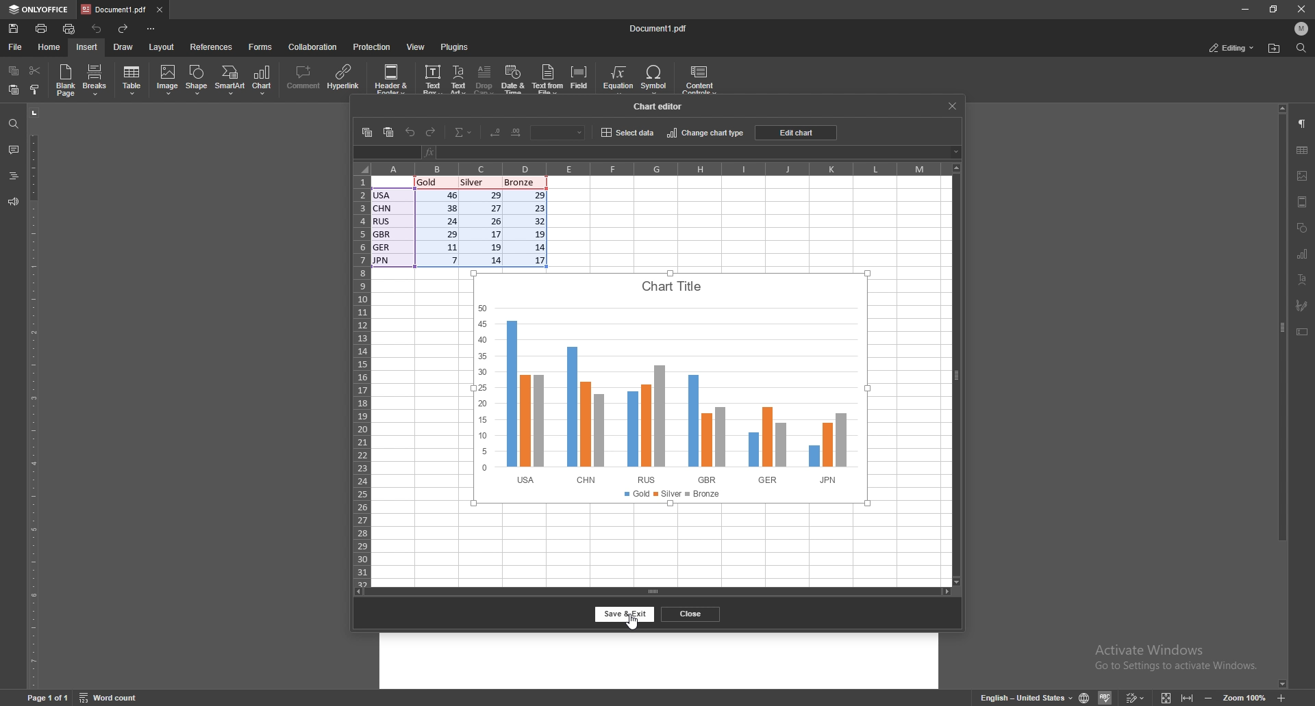 The height and width of the screenshot is (706, 1315). Describe the element at coordinates (382, 247) in the screenshot. I see `GER` at that location.